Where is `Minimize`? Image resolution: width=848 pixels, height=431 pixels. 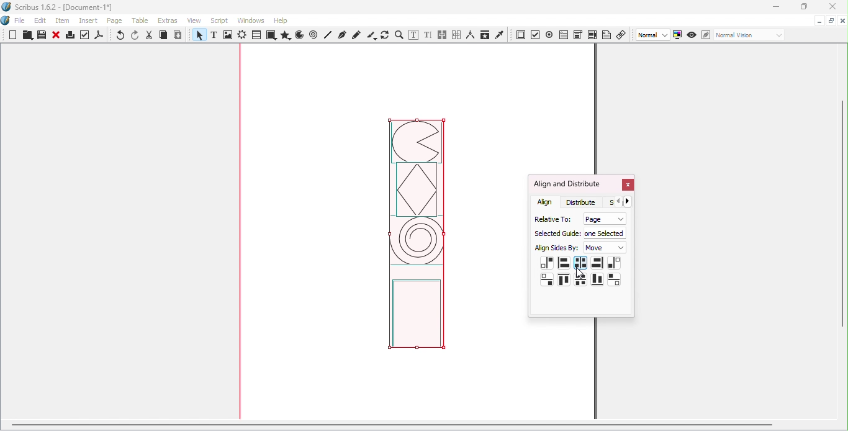 Minimize is located at coordinates (818, 20).